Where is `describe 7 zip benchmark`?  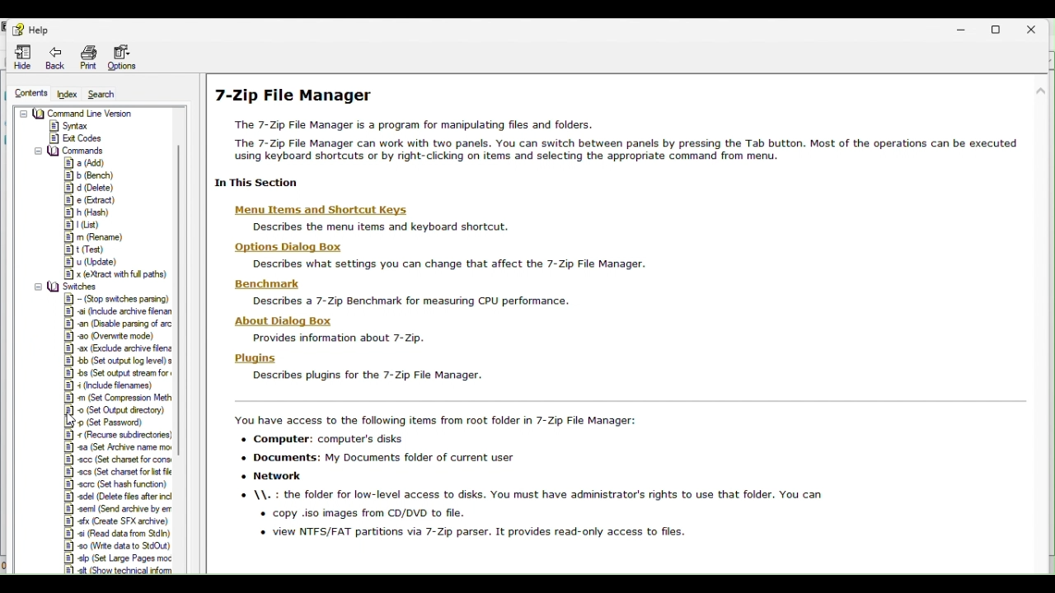
describe 7 zip benchmark is located at coordinates (412, 301).